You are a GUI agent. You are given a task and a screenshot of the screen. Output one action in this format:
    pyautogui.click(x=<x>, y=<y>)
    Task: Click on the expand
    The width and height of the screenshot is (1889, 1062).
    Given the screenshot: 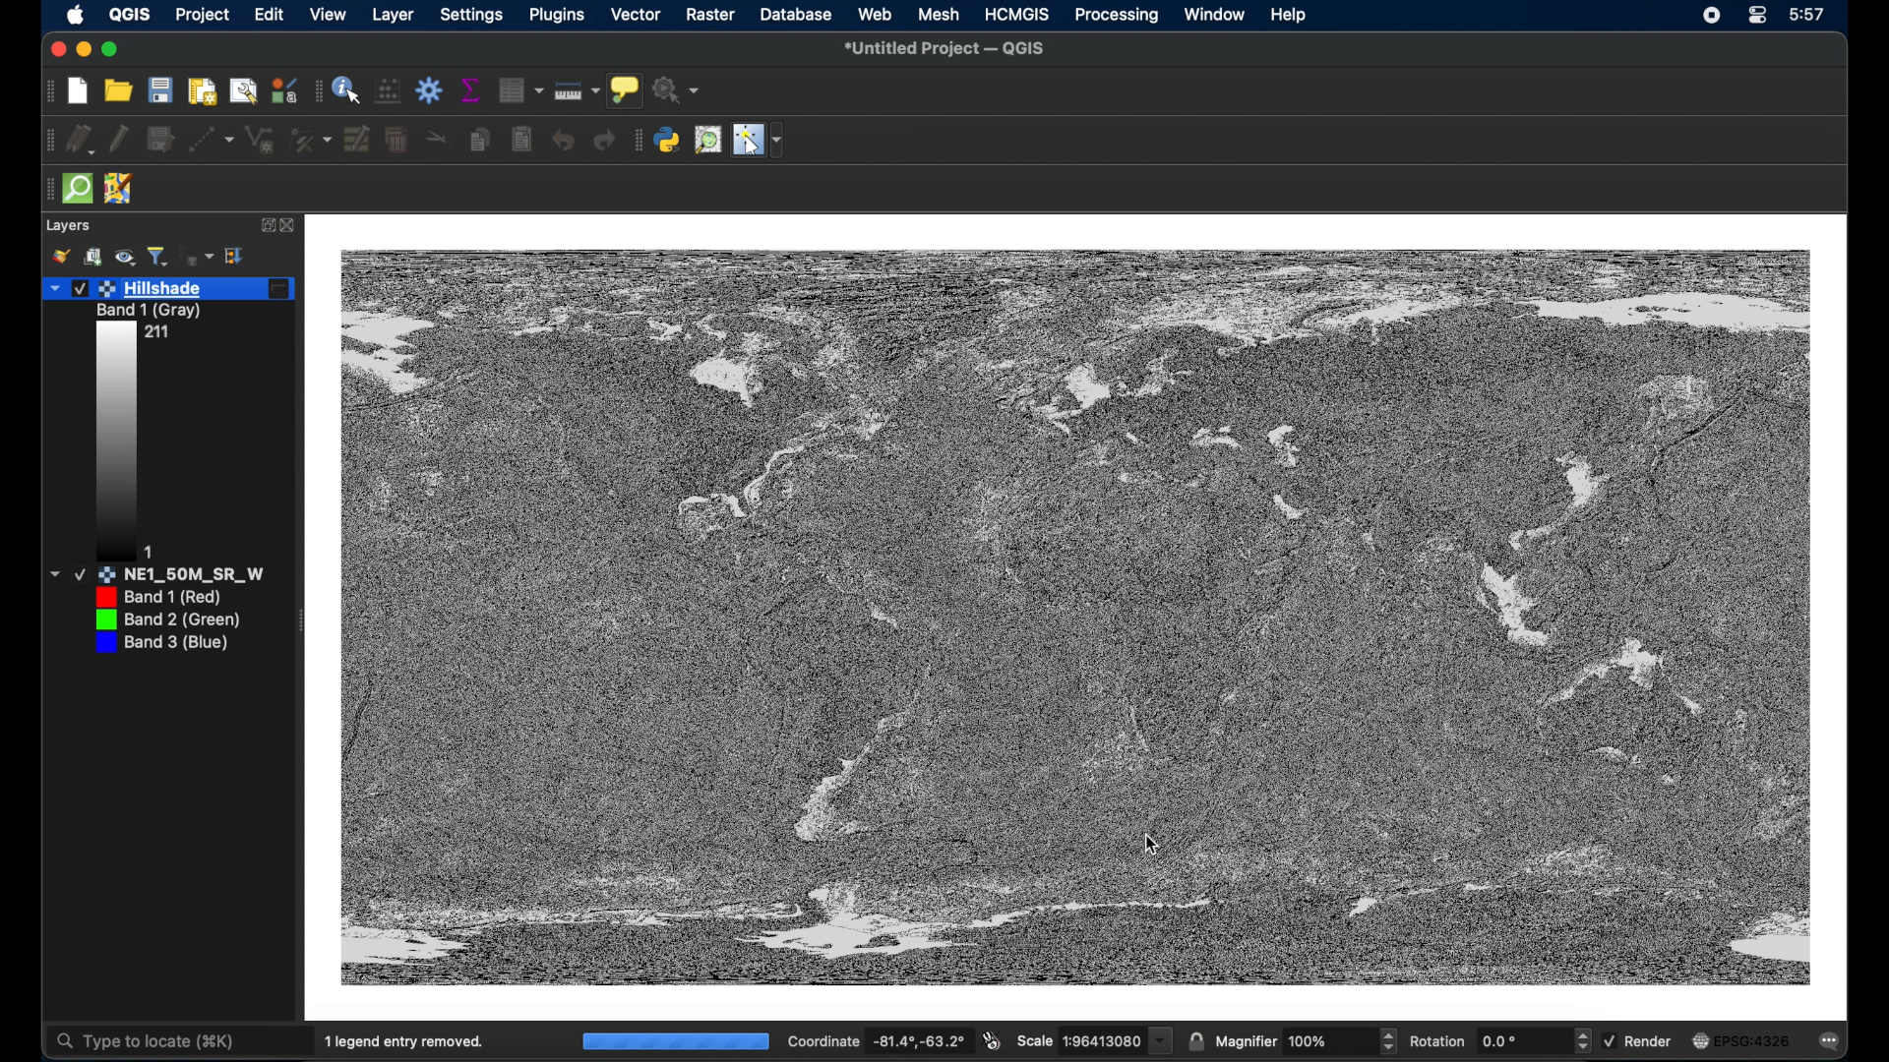 What is the action you would take?
    pyautogui.click(x=238, y=257)
    